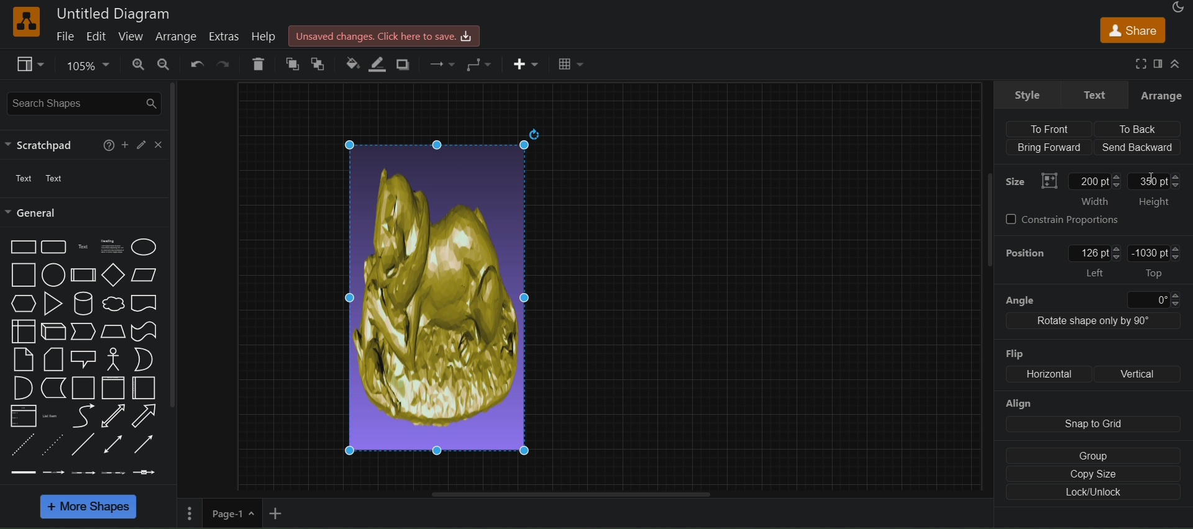  What do you see at coordinates (1162, 95) in the screenshot?
I see `Arrange` at bounding box center [1162, 95].